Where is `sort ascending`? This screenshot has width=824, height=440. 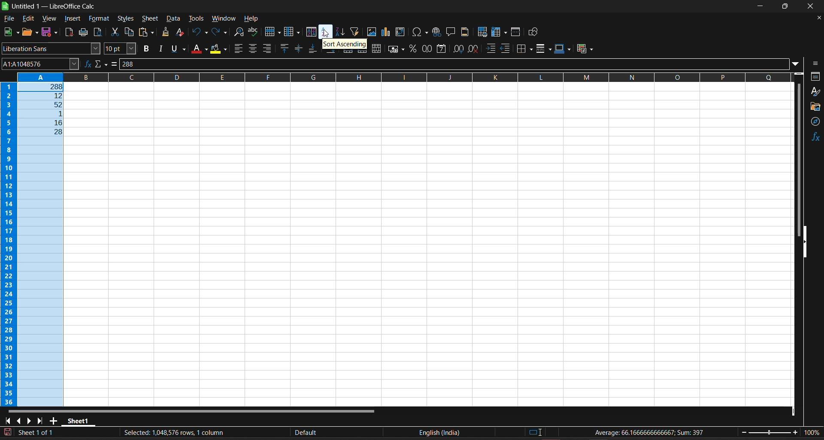
sort ascending is located at coordinates (345, 45).